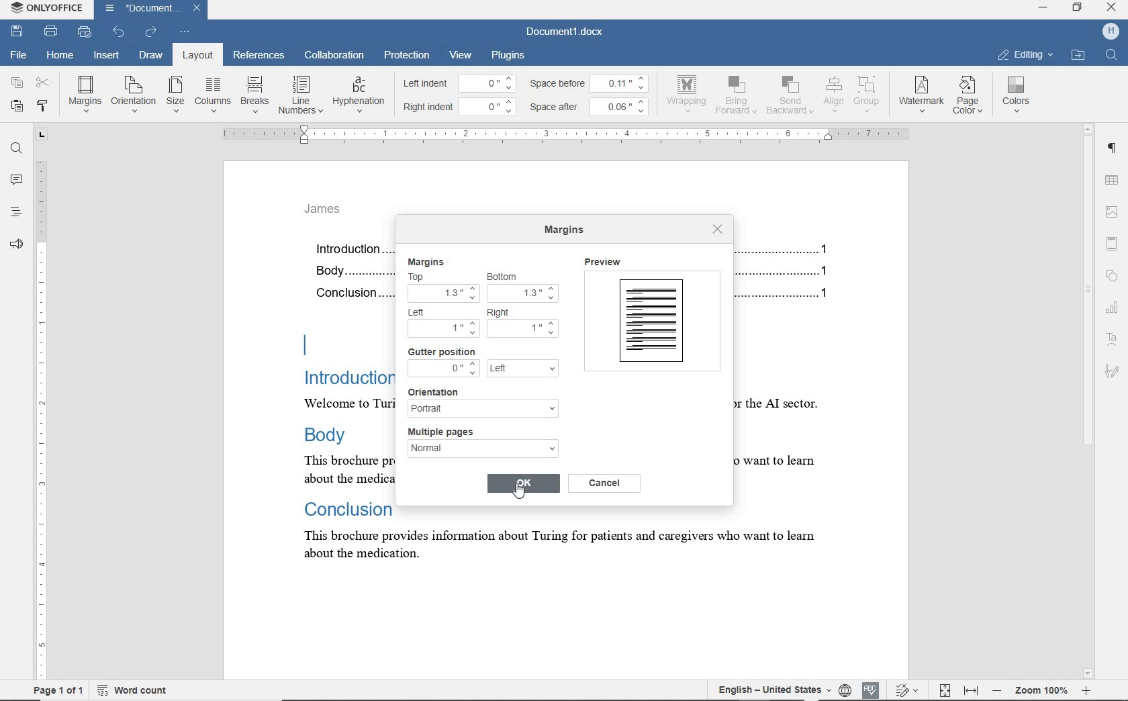 Image resolution: width=1128 pixels, height=701 pixels. Describe the element at coordinates (359, 95) in the screenshot. I see `hyphenation` at that location.